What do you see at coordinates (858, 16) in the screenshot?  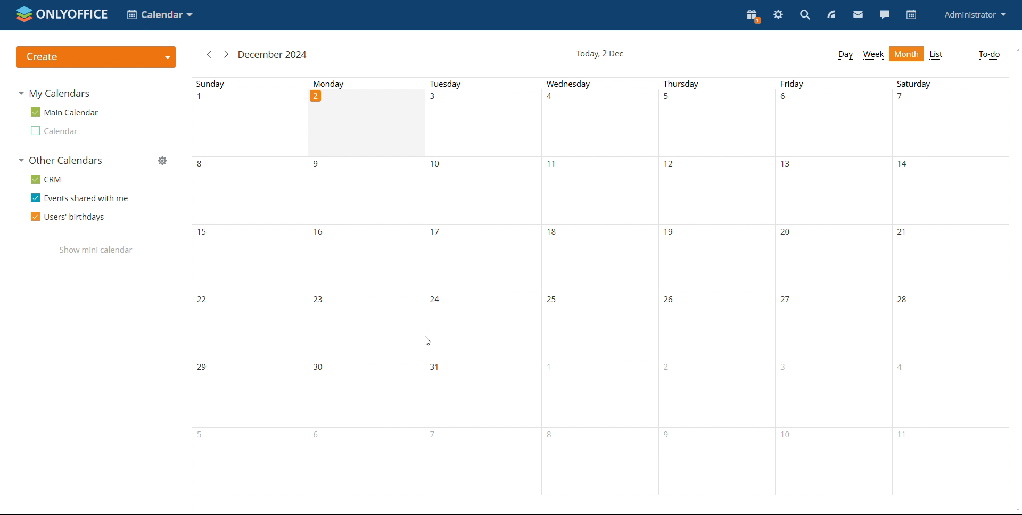 I see `mail` at bounding box center [858, 16].